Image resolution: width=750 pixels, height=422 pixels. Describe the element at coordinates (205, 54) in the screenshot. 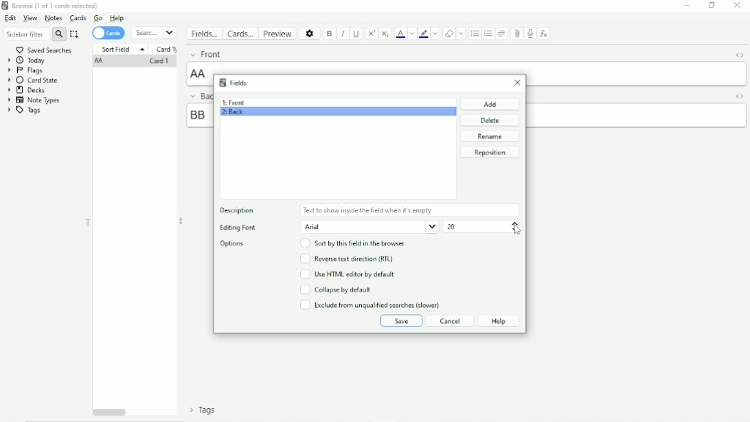

I see `Front` at that location.